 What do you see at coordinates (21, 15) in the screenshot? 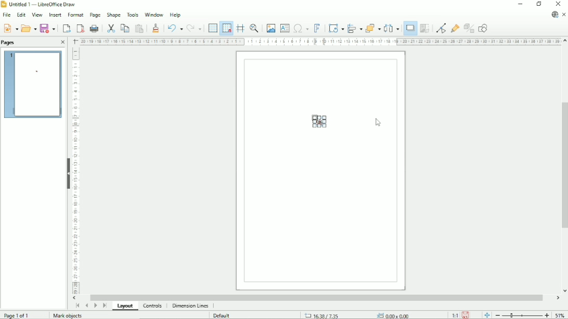
I see `Edit` at bounding box center [21, 15].